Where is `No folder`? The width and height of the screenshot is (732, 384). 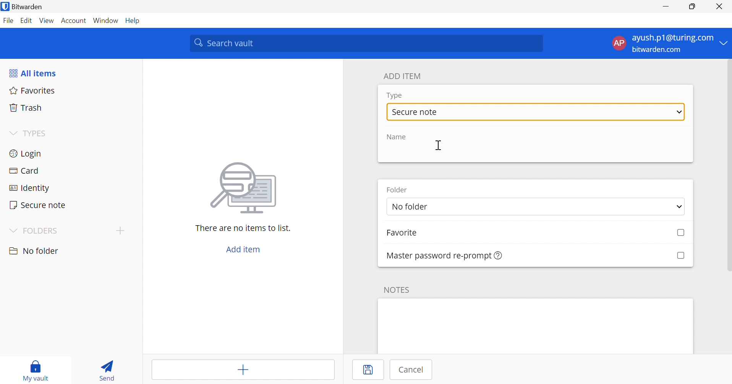 No folder is located at coordinates (445, 207).